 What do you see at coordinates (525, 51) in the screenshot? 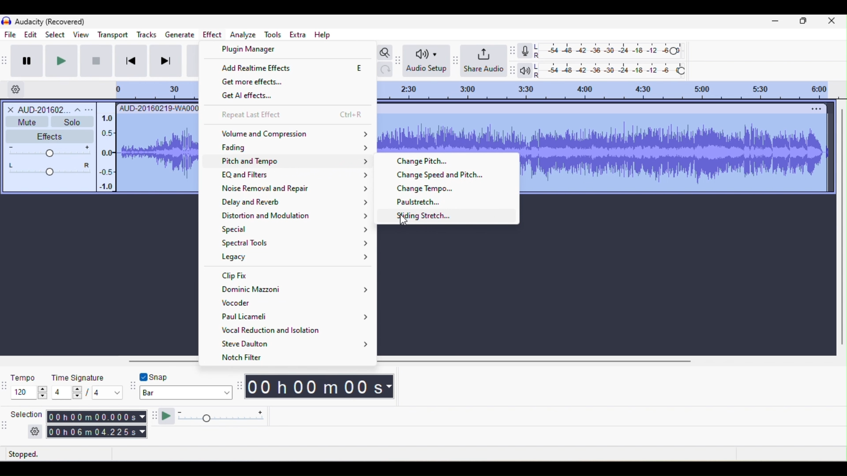
I see `record meter` at bounding box center [525, 51].